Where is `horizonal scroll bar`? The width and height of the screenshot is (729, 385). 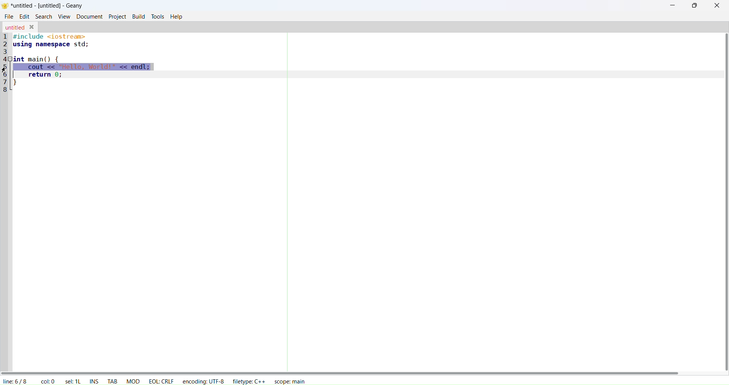 horizonal scroll bar is located at coordinates (340, 371).